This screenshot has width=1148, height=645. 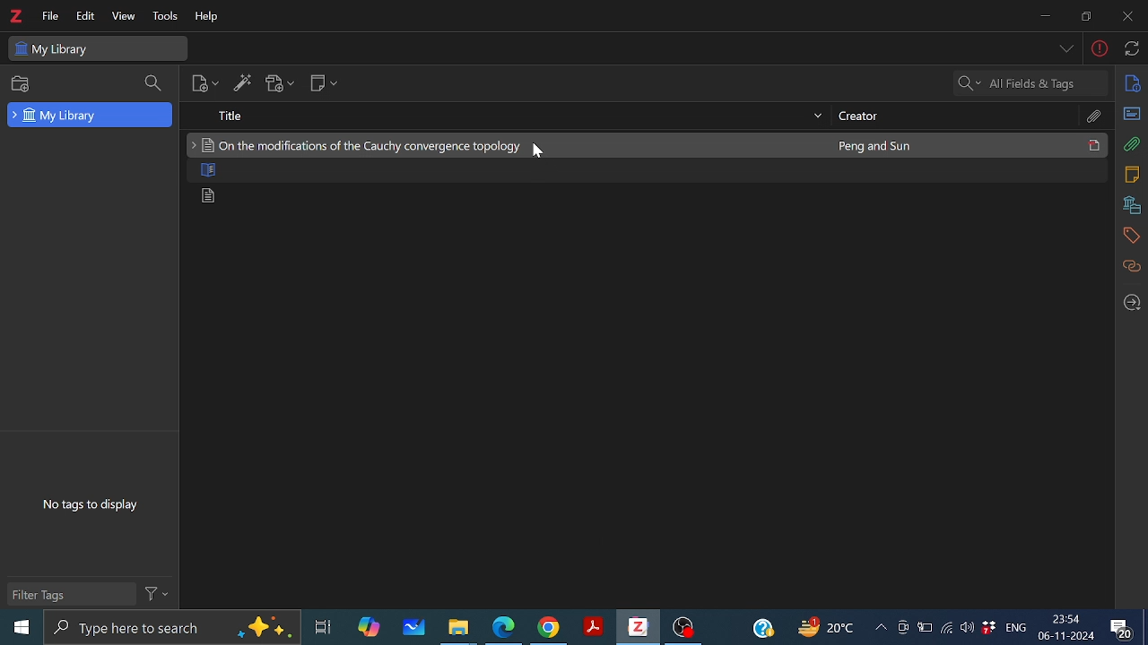 What do you see at coordinates (547, 628) in the screenshot?
I see `Google chorme` at bounding box center [547, 628].